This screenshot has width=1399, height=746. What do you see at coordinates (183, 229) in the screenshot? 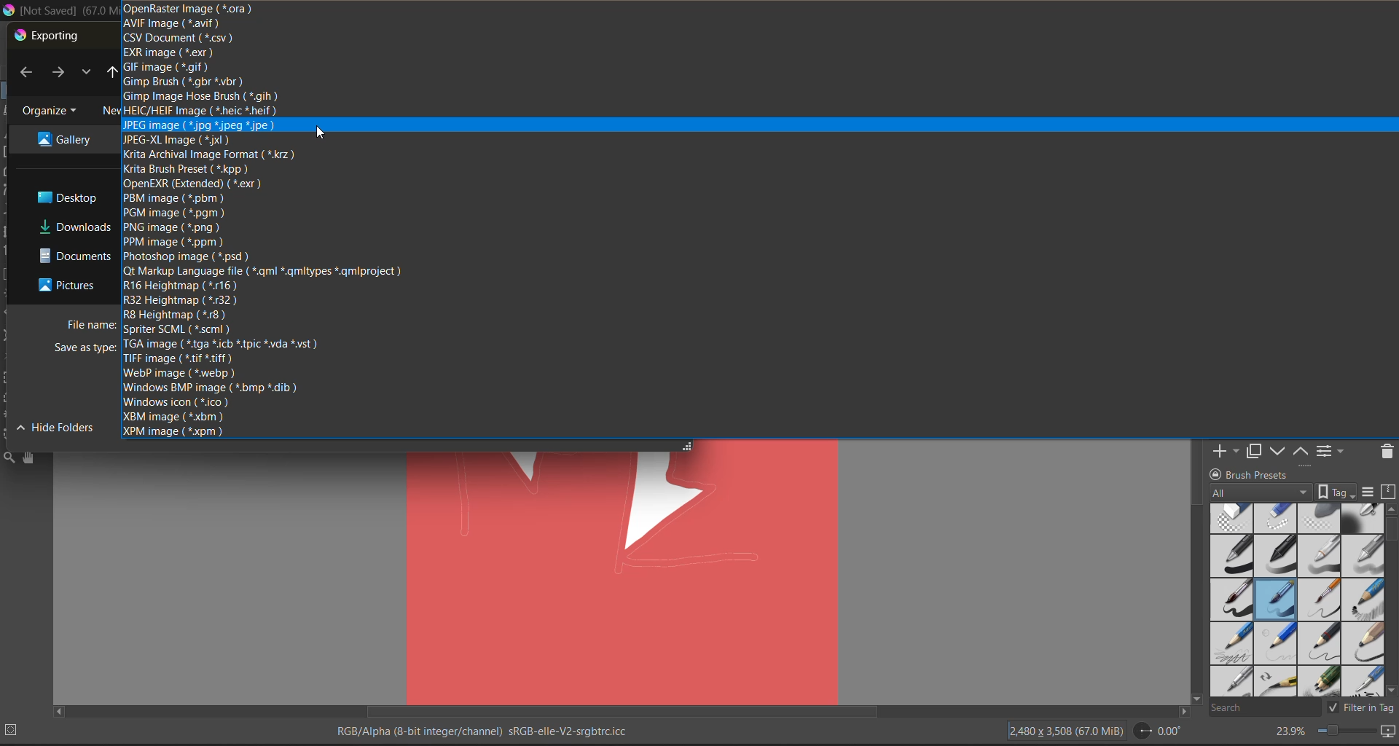
I see `png image` at bounding box center [183, 229].